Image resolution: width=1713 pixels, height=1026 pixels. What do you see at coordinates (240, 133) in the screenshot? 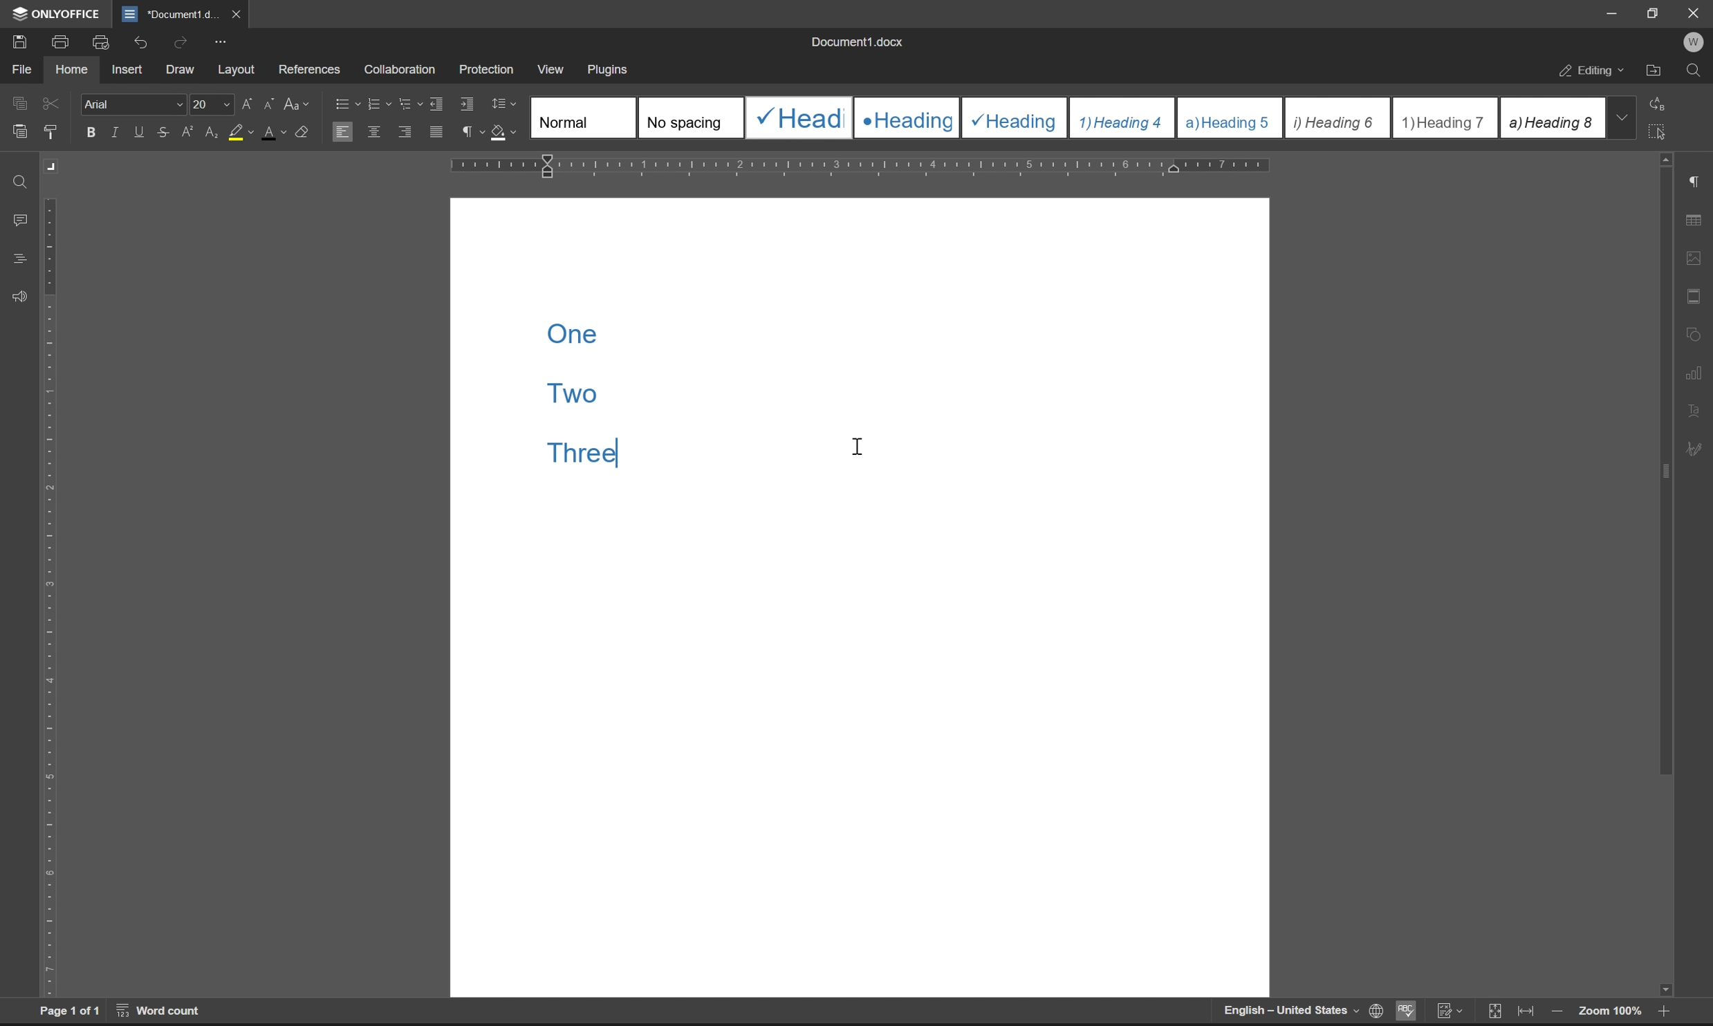
I see `background color` at bounding box center [240, 133].